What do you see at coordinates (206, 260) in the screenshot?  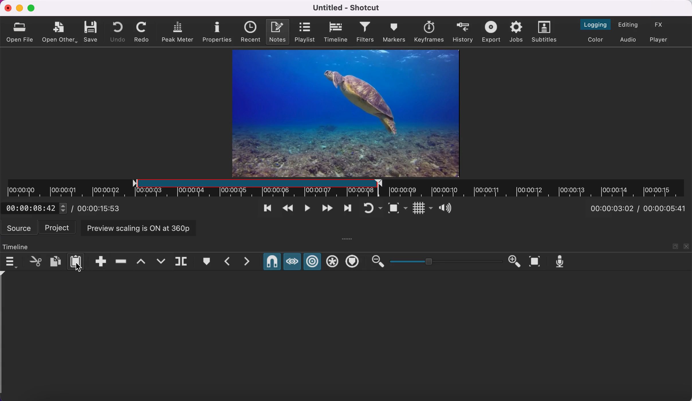 I see `create/edit marker` at bounding box center [206, 260].